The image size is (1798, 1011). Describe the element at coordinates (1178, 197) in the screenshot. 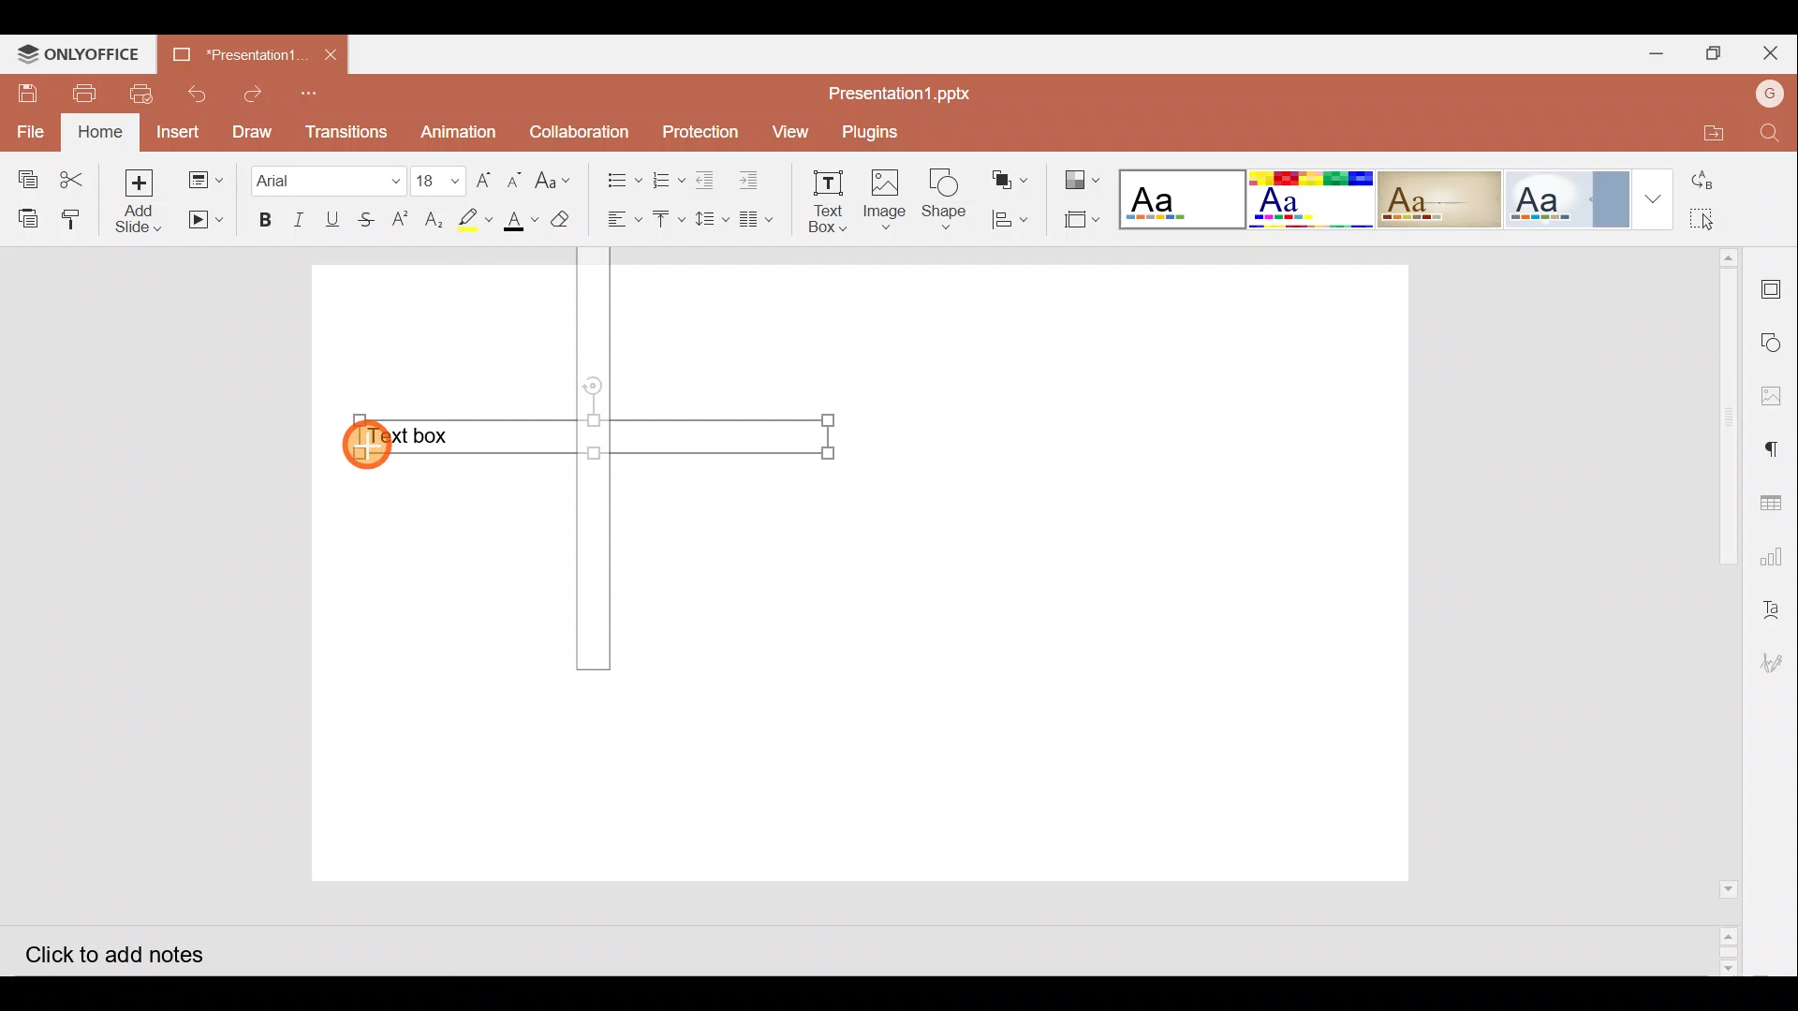

I see `Blank` at that location.